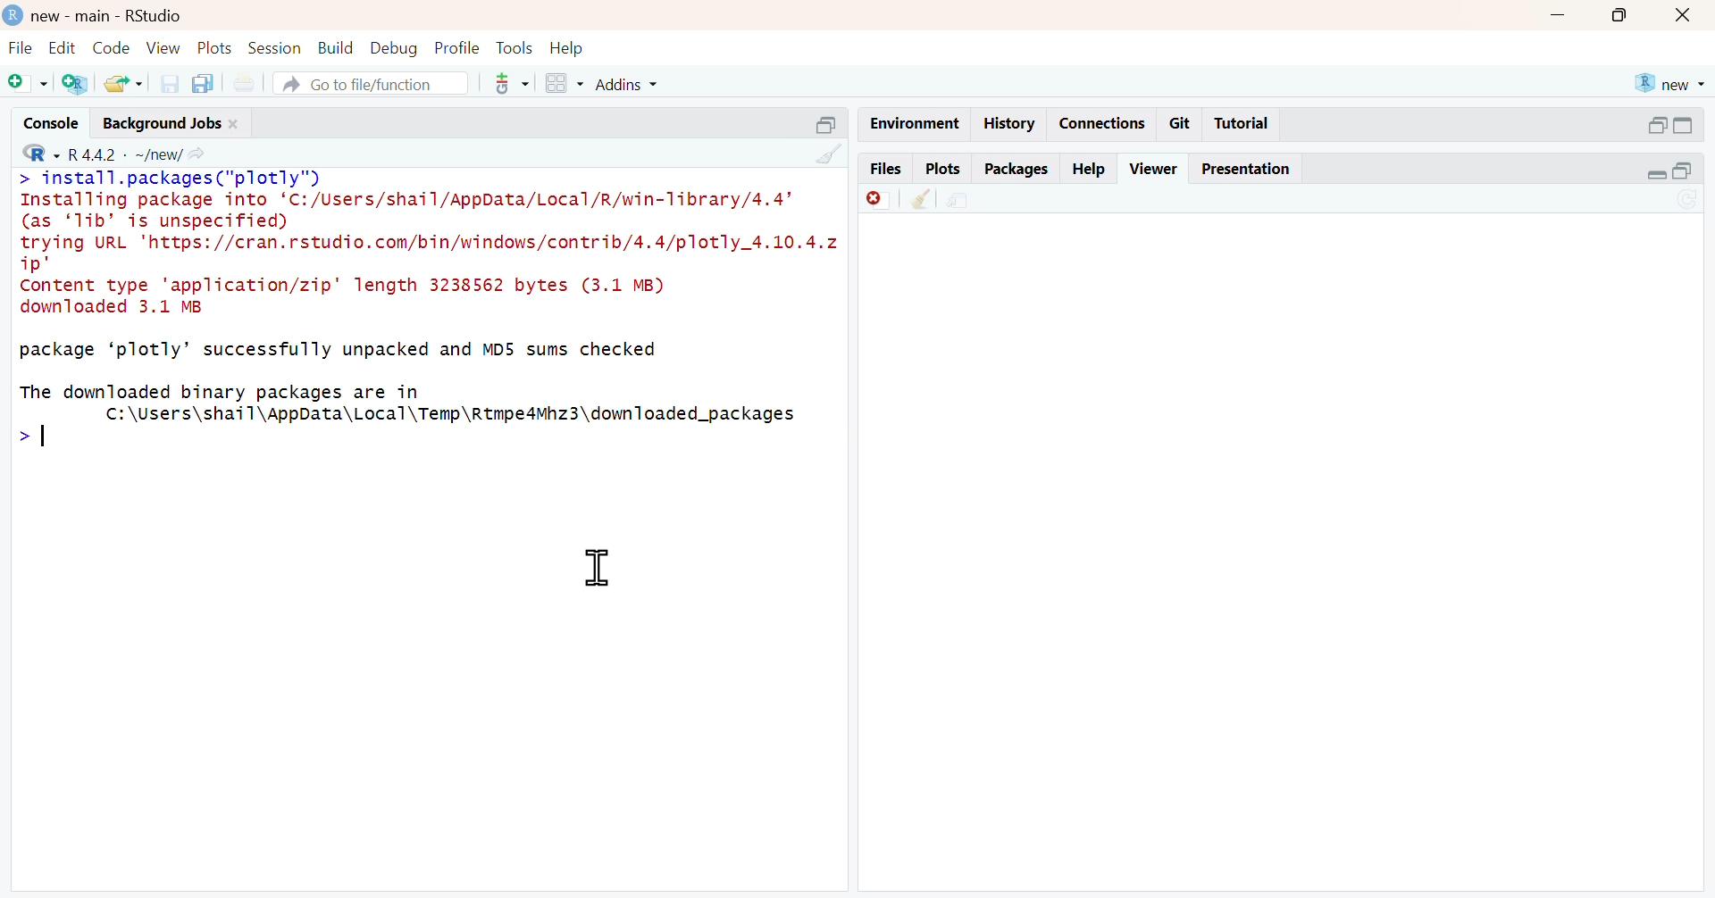 Image resolution: width=1715 pixels, height=898 pixels. What do you see at coordinates (1101, 123) in the screenshot?
I see `connections` at bounding box center [1101, 123].